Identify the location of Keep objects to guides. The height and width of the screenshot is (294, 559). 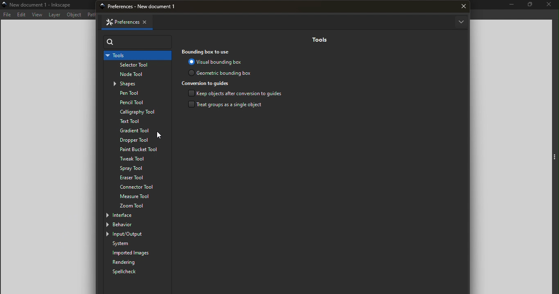
(235, 94).